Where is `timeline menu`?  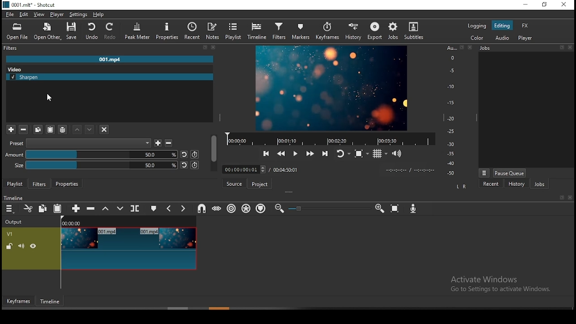
timeline menu is located at coordinates (10, 208).